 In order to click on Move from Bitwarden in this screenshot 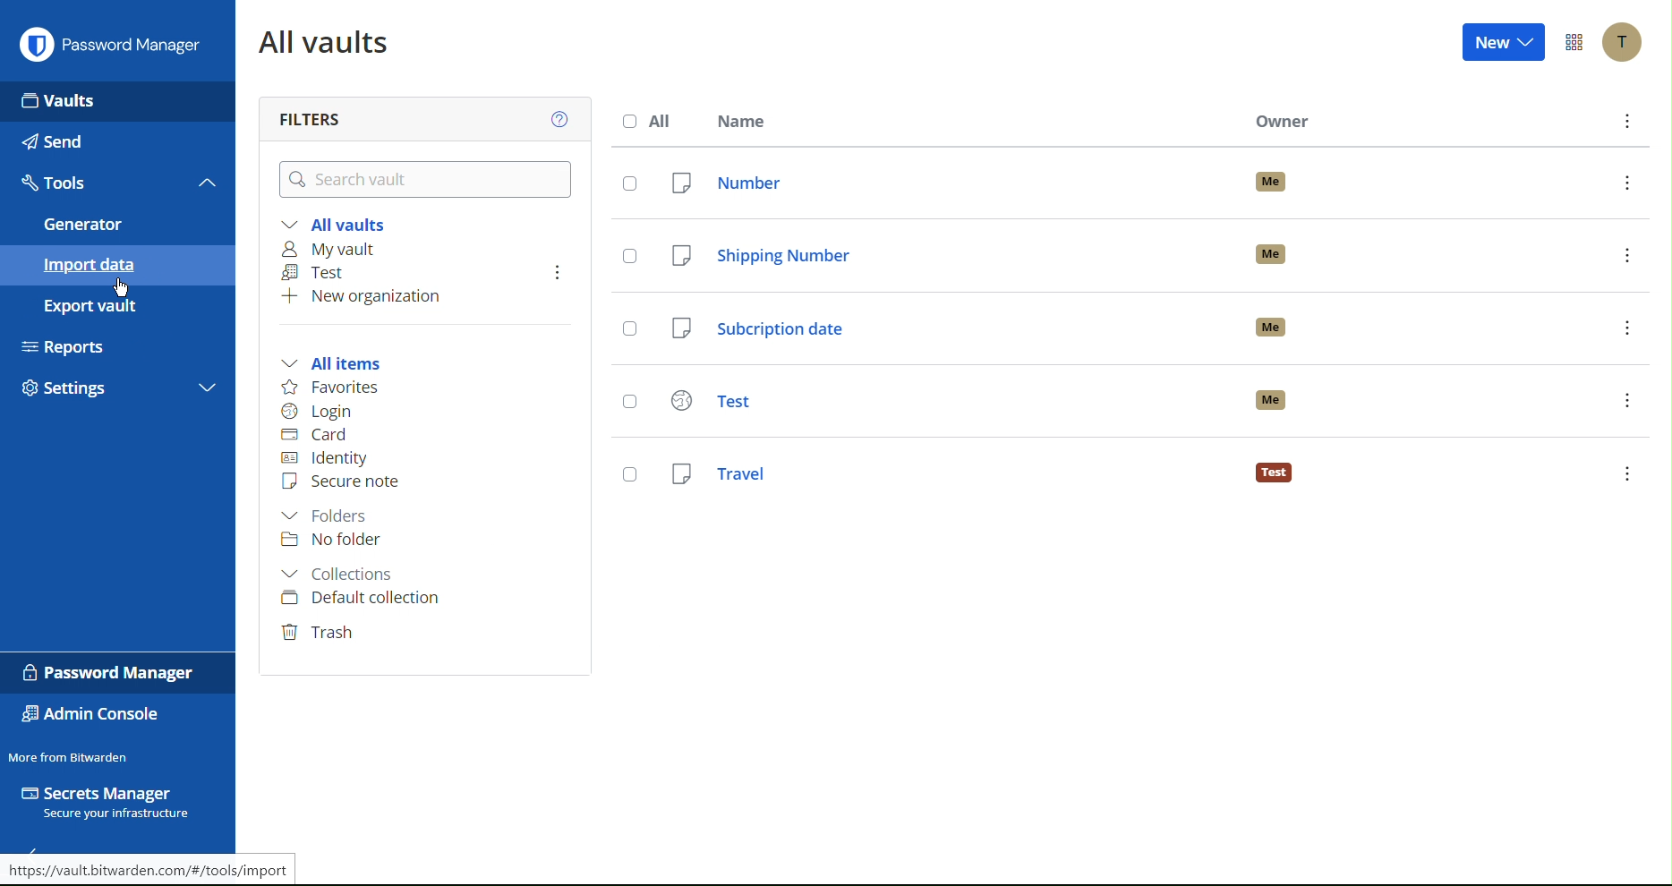, I will do `click(68, 756)`.